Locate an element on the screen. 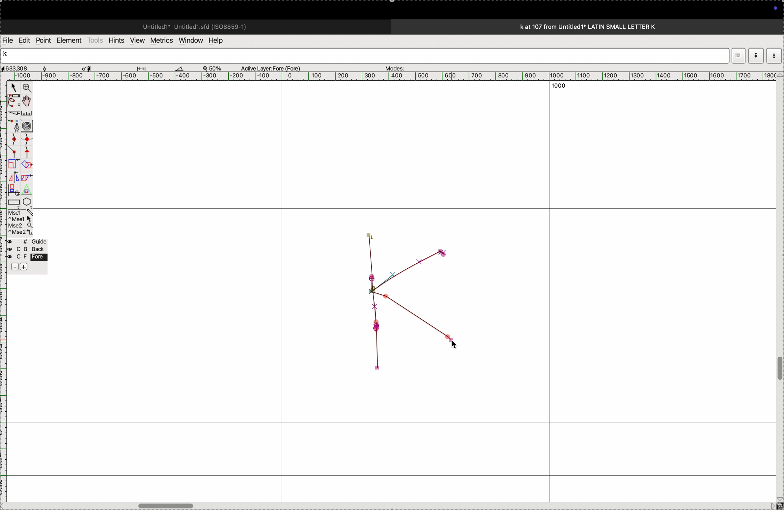 This screenshot has height=510, width=784. . is located at coordinates (773, 55).